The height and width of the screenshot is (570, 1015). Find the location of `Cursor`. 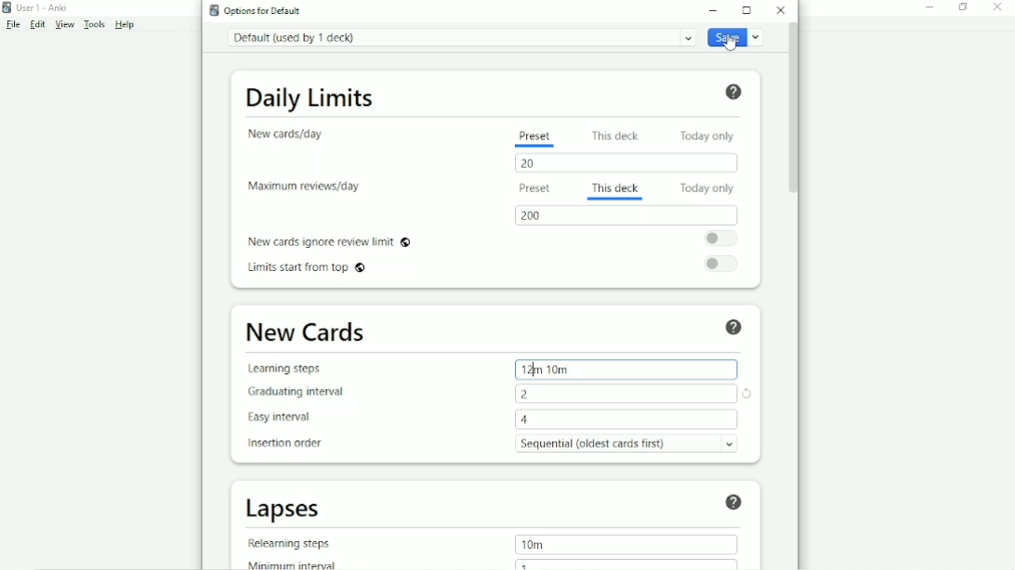

Cursor is located at coordinates (729, 44).